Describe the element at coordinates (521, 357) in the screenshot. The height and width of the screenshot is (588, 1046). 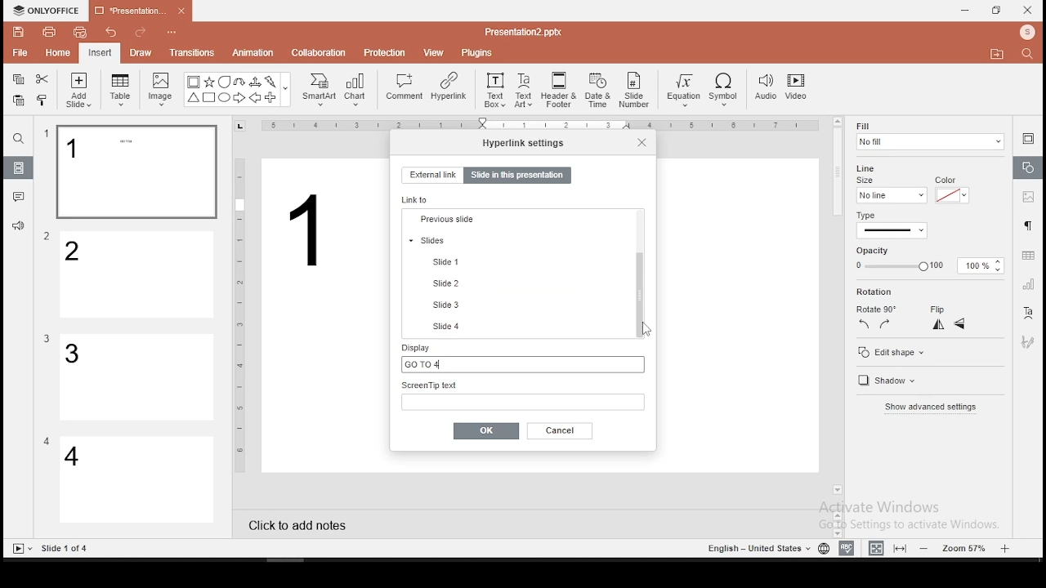
I see `display` at that location.